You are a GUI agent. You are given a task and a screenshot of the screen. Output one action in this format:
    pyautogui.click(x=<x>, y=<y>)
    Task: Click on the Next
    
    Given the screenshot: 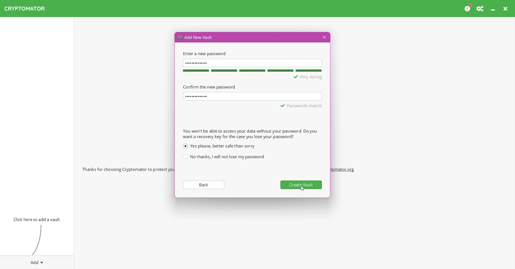 What is the action you would take?
    pyautogui.click(x=302, y=185)
    